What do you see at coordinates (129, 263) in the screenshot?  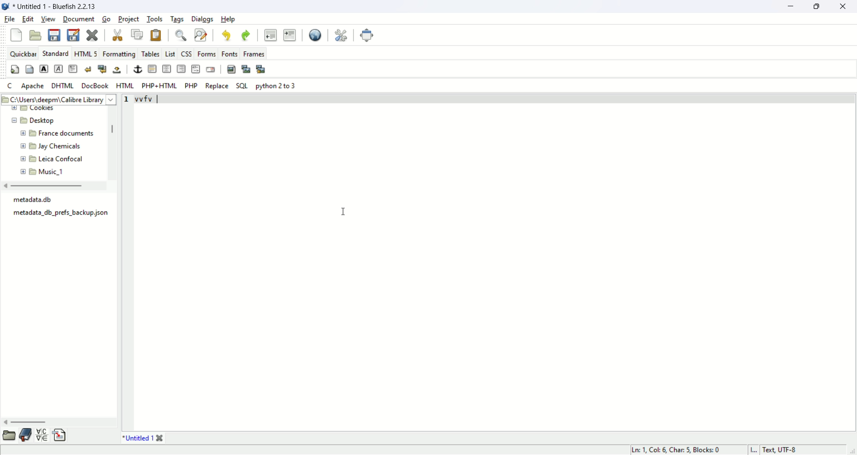 I see `line number` at bounding box center [129, 263].